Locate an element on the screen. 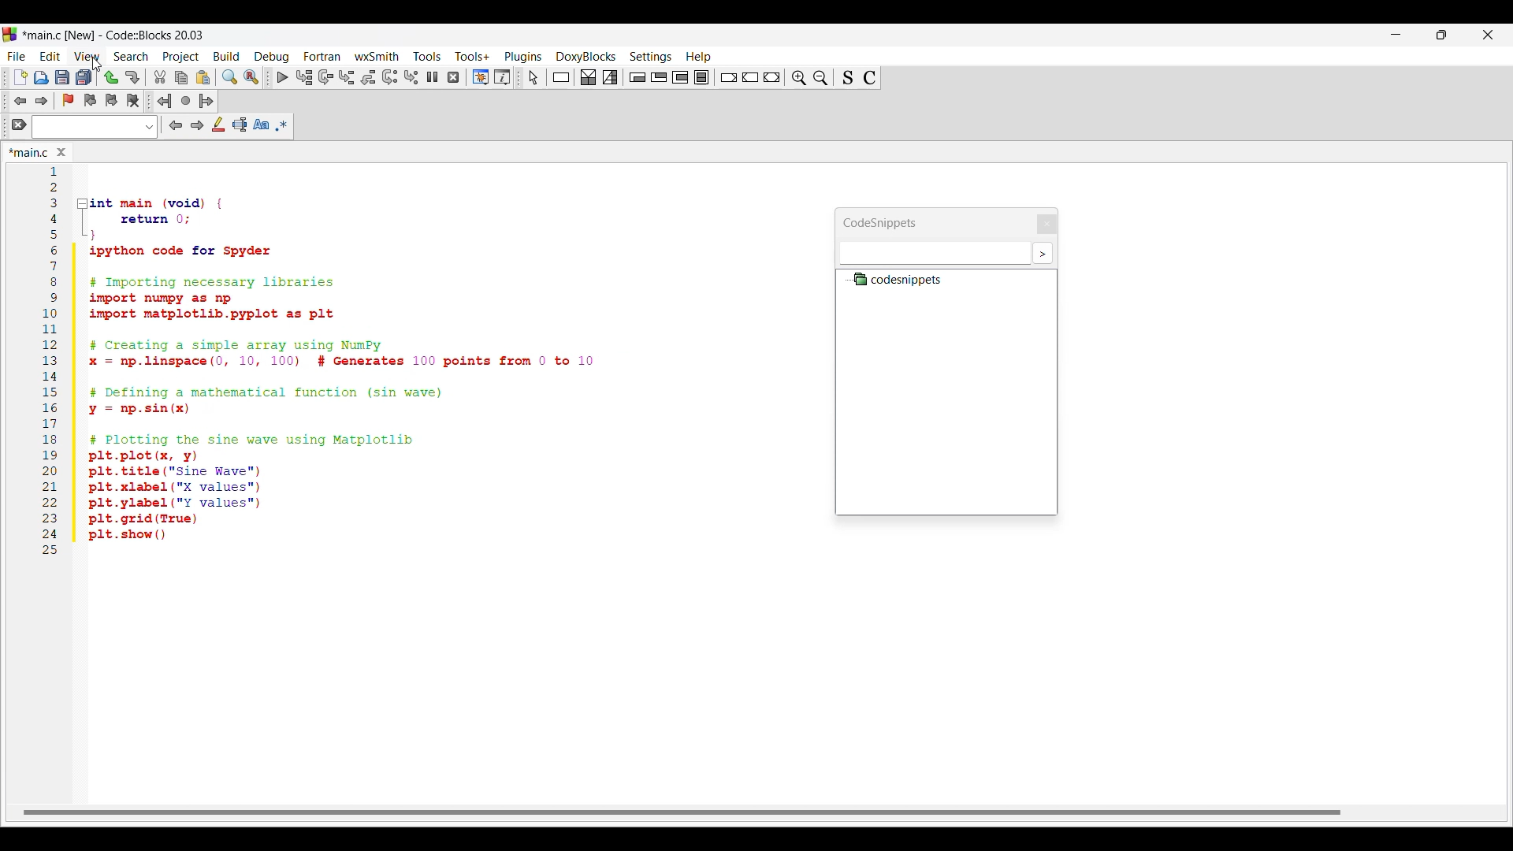 The height and width of the screenshot is (851, 1513). Selected text is located at coordinates (240, 124).